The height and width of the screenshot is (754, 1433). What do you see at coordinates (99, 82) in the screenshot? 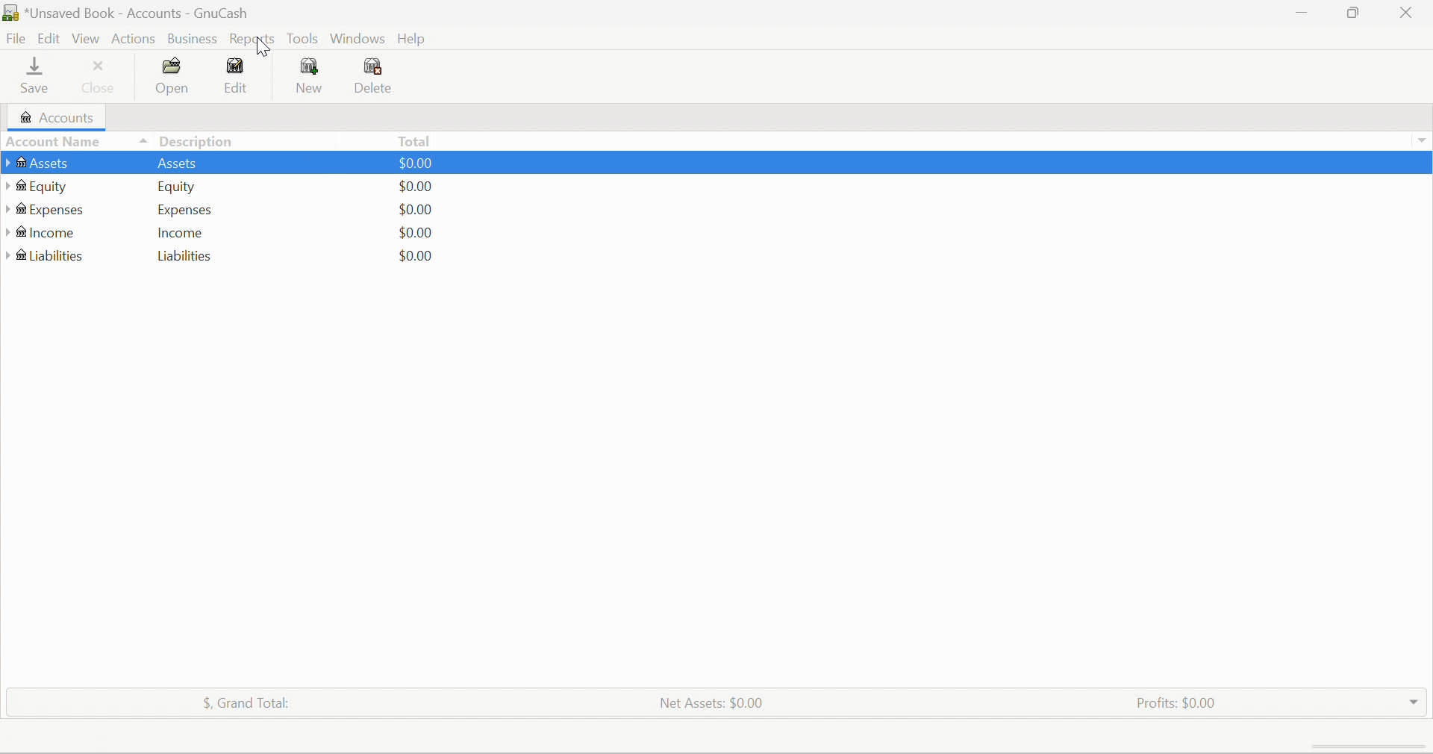
I see `Close` at bounding box center [99, 82].